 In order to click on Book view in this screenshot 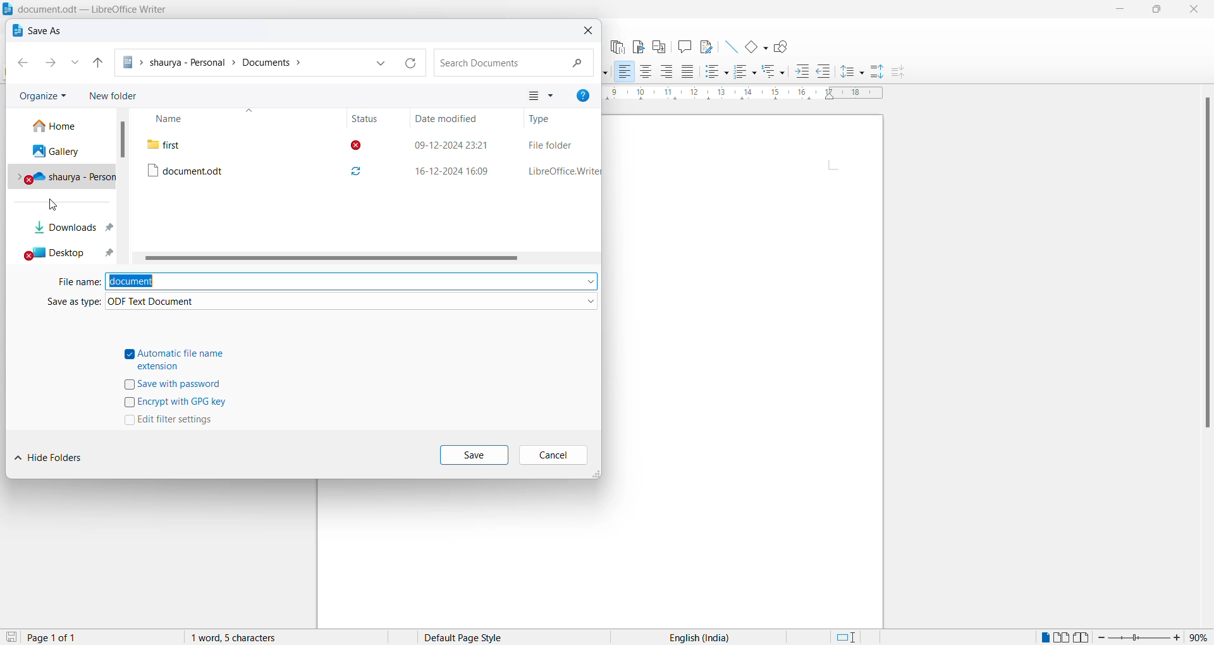, I will do `click(1083, 637)`.